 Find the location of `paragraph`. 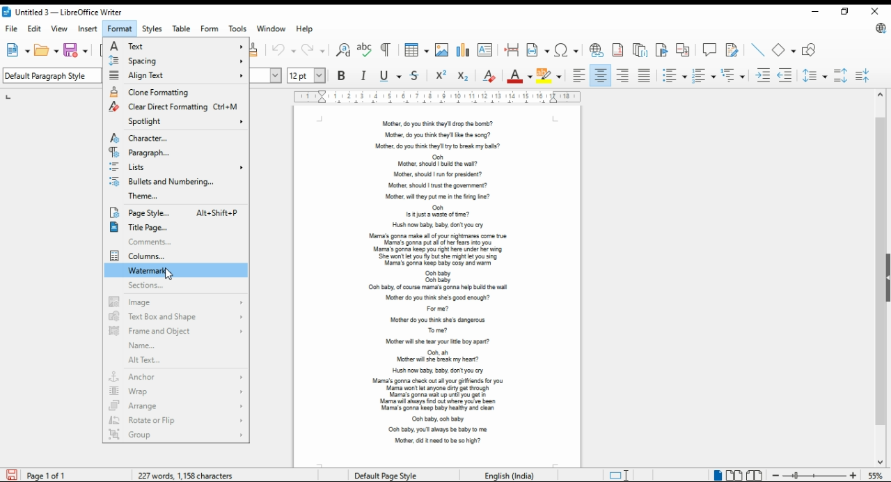

paragraph is located at coordinates (174, 153).